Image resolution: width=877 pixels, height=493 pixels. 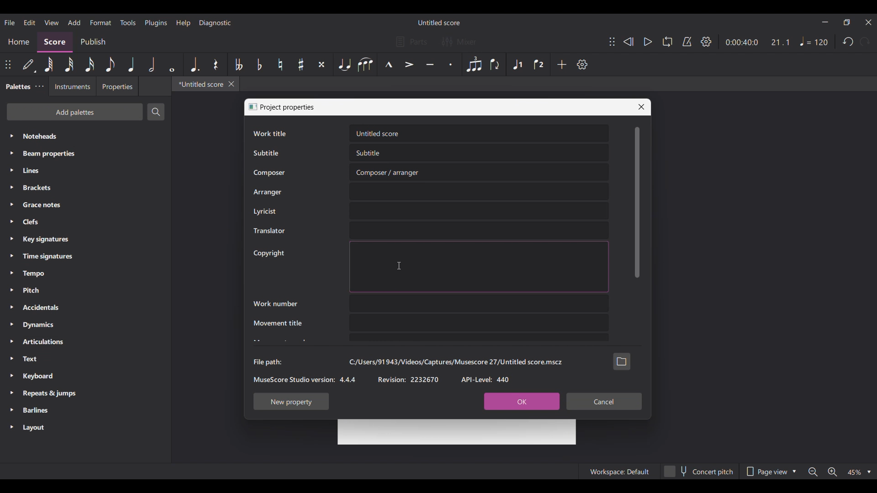 What do you see at coordinates (668, 42) in the screenshot?
I see `Loop playback` at bounding box center [668, 42].